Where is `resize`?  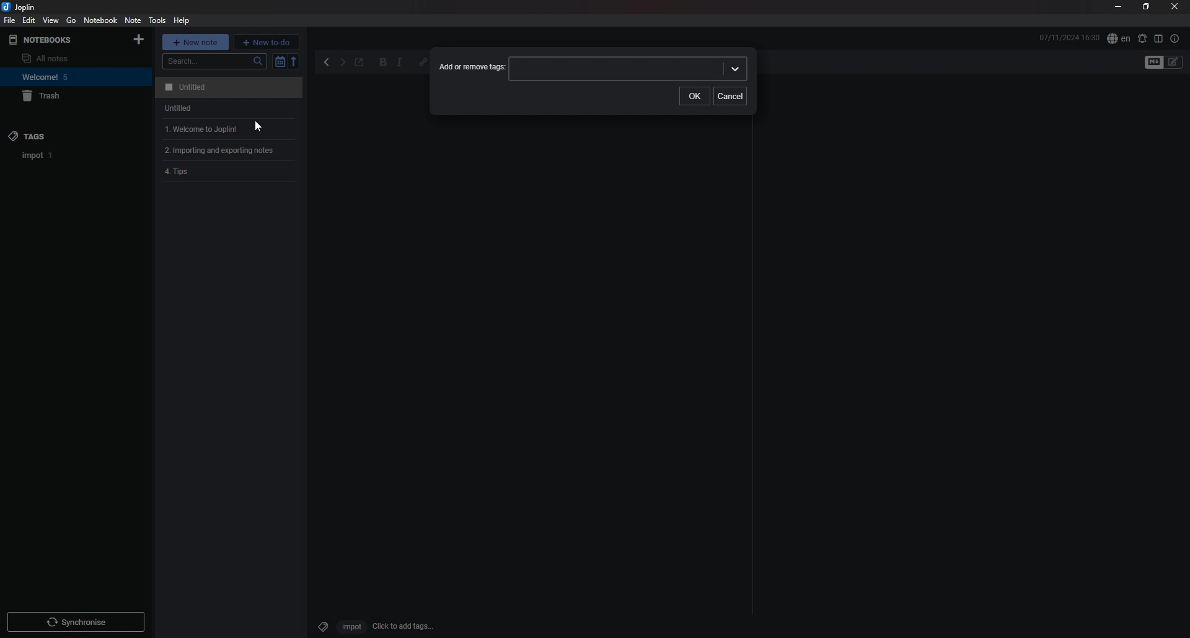
resize is located at coordinates (1145, 7).